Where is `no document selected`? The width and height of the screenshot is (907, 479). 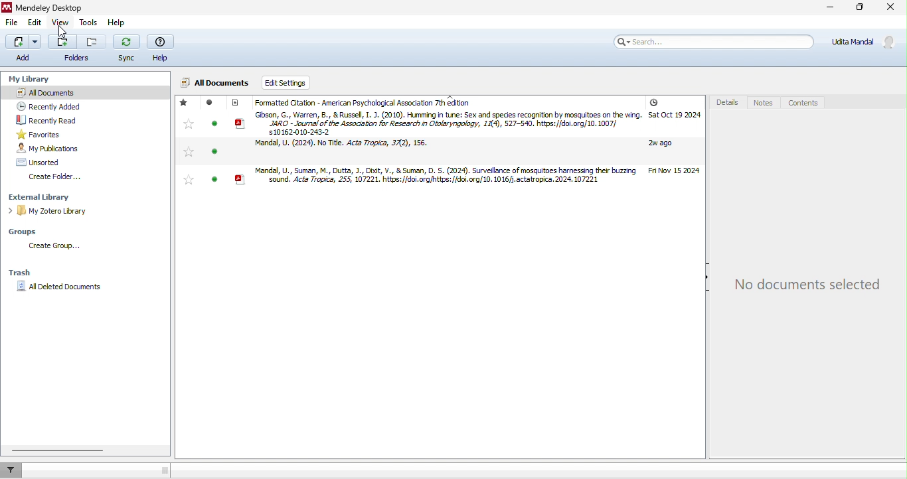
no document selected is located at coordinates (809, 285).